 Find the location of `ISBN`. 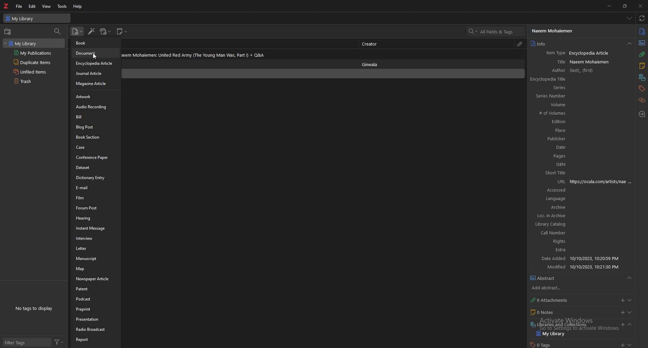

ISBN is located at coordinates (548, 164).